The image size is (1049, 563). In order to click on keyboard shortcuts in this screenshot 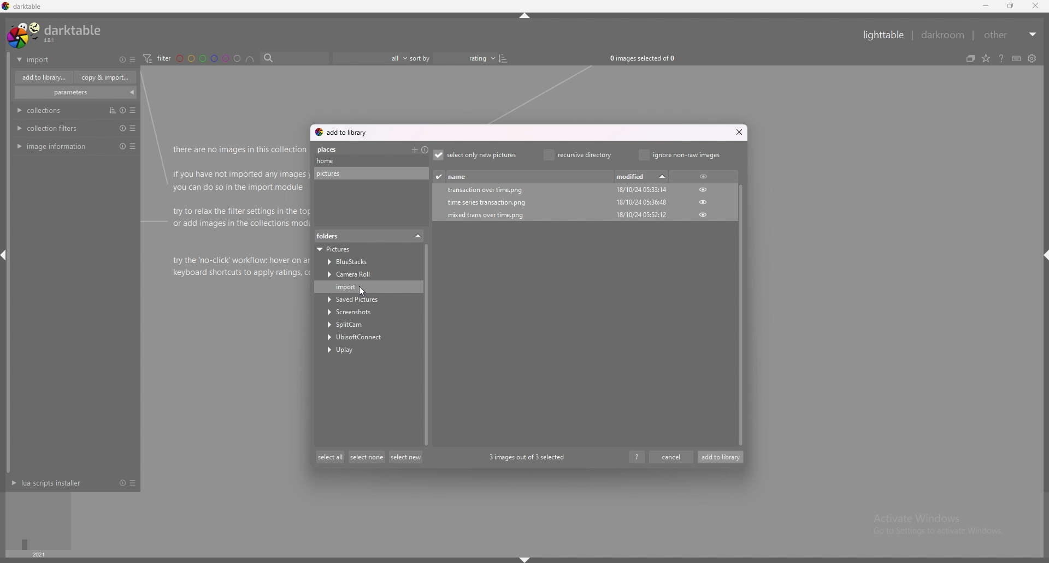, I will do `click(1017, 59)`.